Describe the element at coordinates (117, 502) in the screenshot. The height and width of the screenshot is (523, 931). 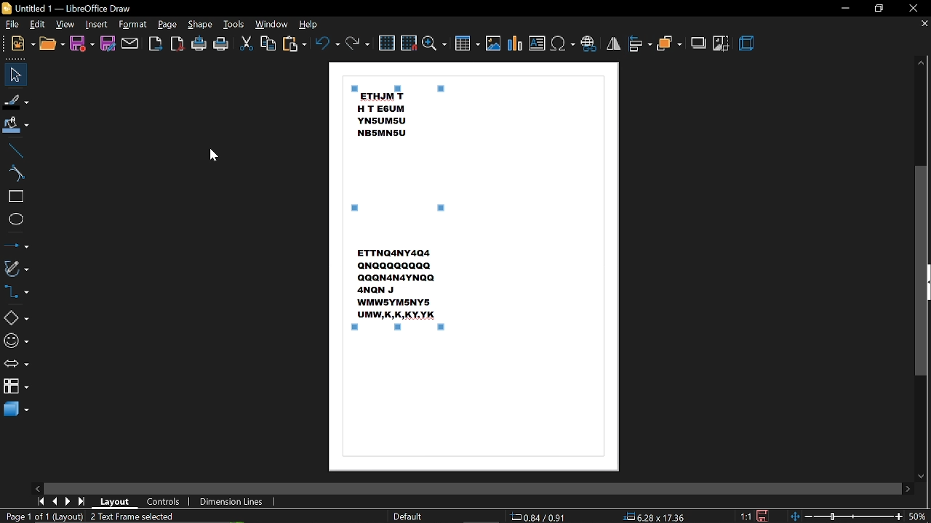
I see `layout` at that location.